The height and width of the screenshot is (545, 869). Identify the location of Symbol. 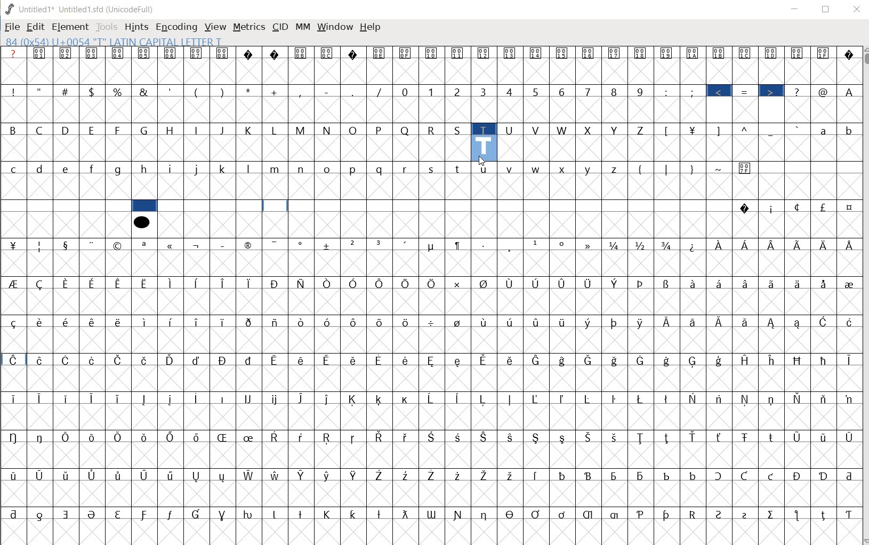
(746, 283).